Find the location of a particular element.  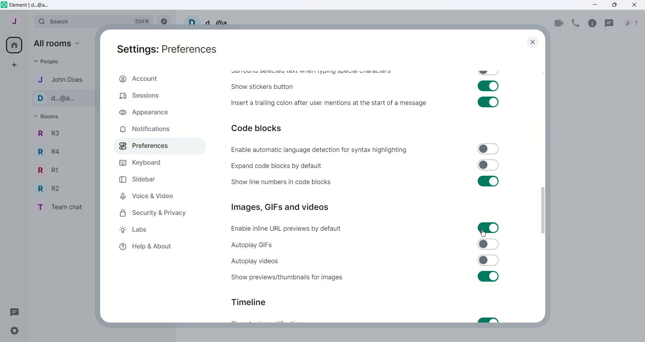

User profile picture and settings is located at coordinates (192, 20).